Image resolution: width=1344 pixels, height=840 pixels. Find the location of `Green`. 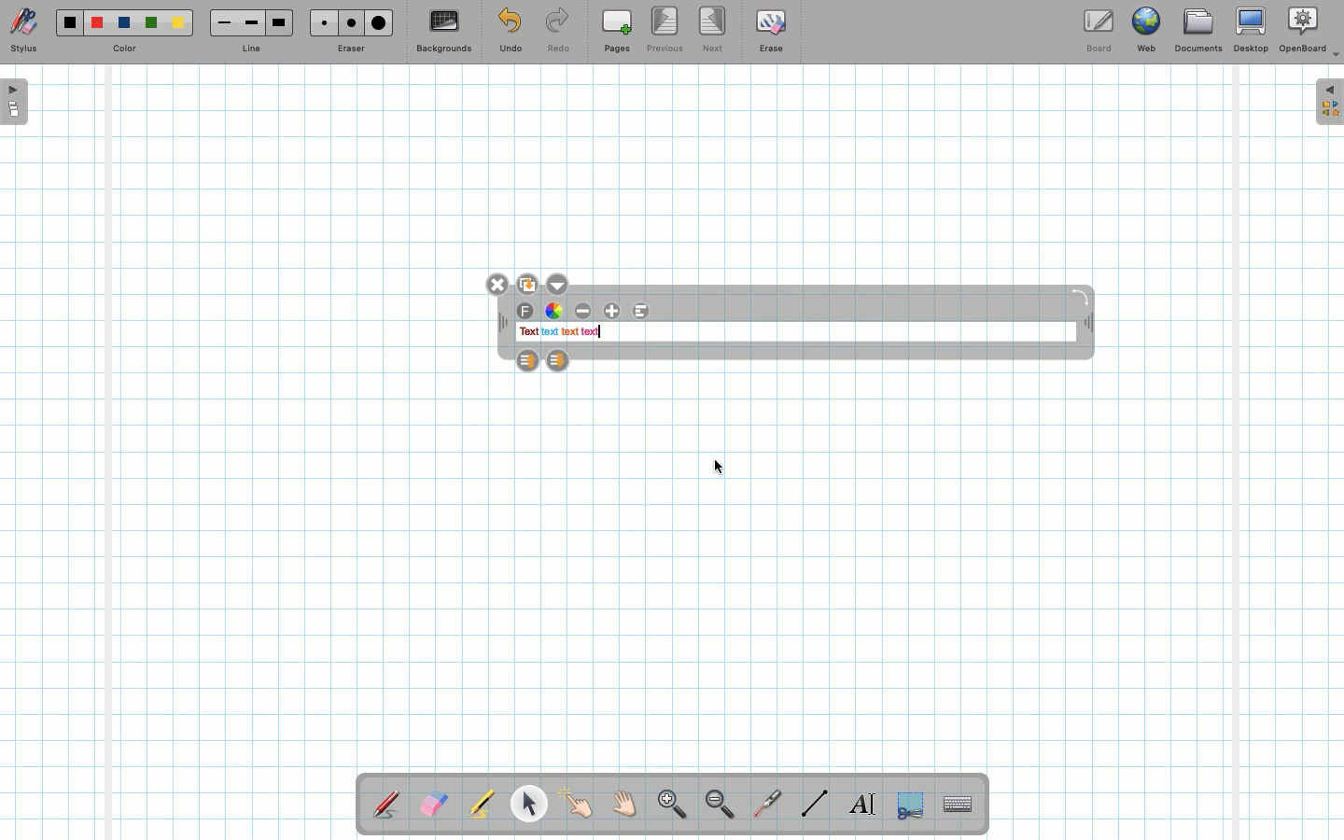

Green is located at coordinates (151, 24).